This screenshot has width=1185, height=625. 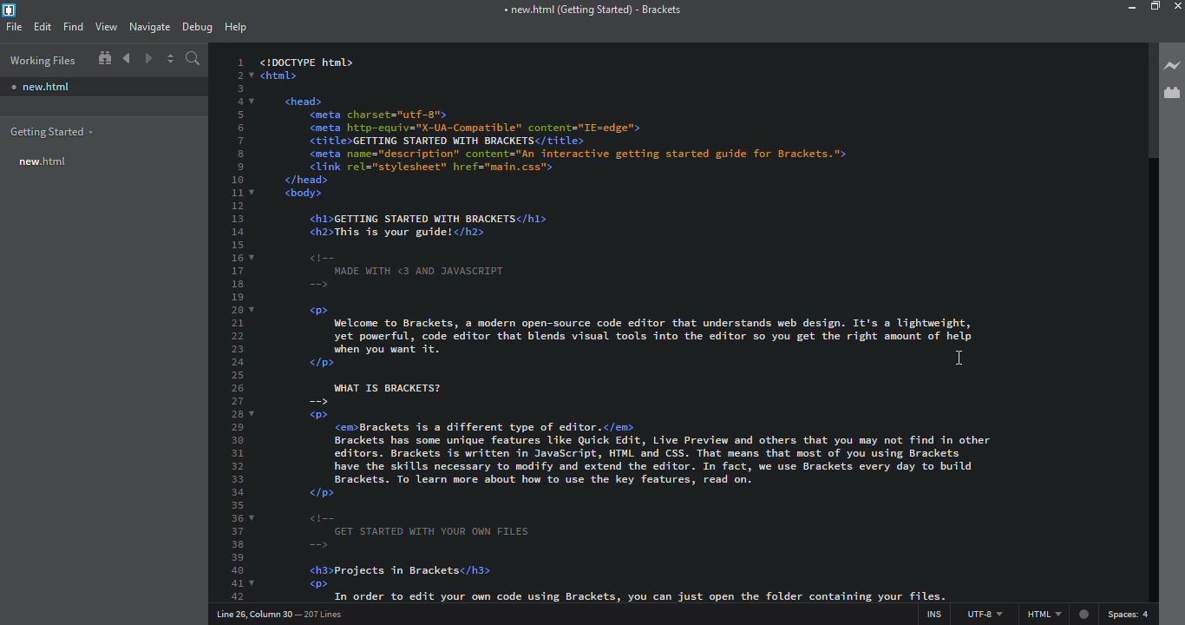 What do you see at coordinates (1057, 615) in the screenshot?
I see `html` at bounding box center [1057, 615].